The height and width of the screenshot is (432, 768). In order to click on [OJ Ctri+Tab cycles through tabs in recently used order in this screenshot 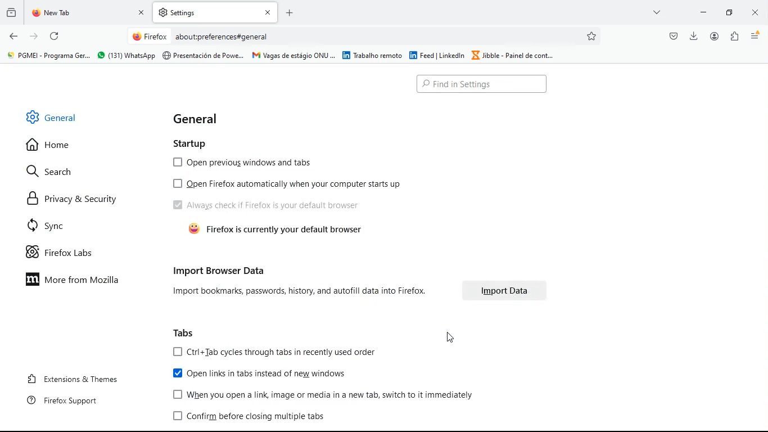, I will do `click(279, 353)`.